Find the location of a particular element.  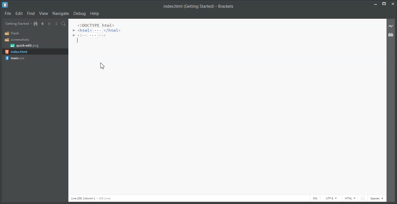

Spaces: 4 is located at coordinates (377, 198).